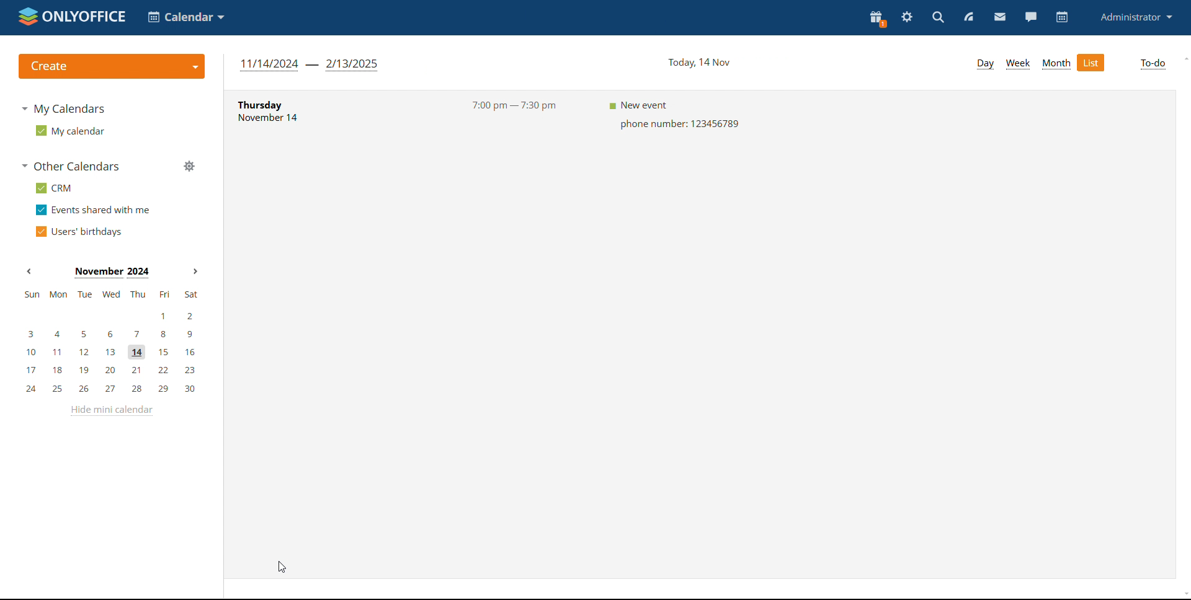  What do you see at coordinates (983, 66) in the screenshot?
I see `day` at bounding box center [983, 66].